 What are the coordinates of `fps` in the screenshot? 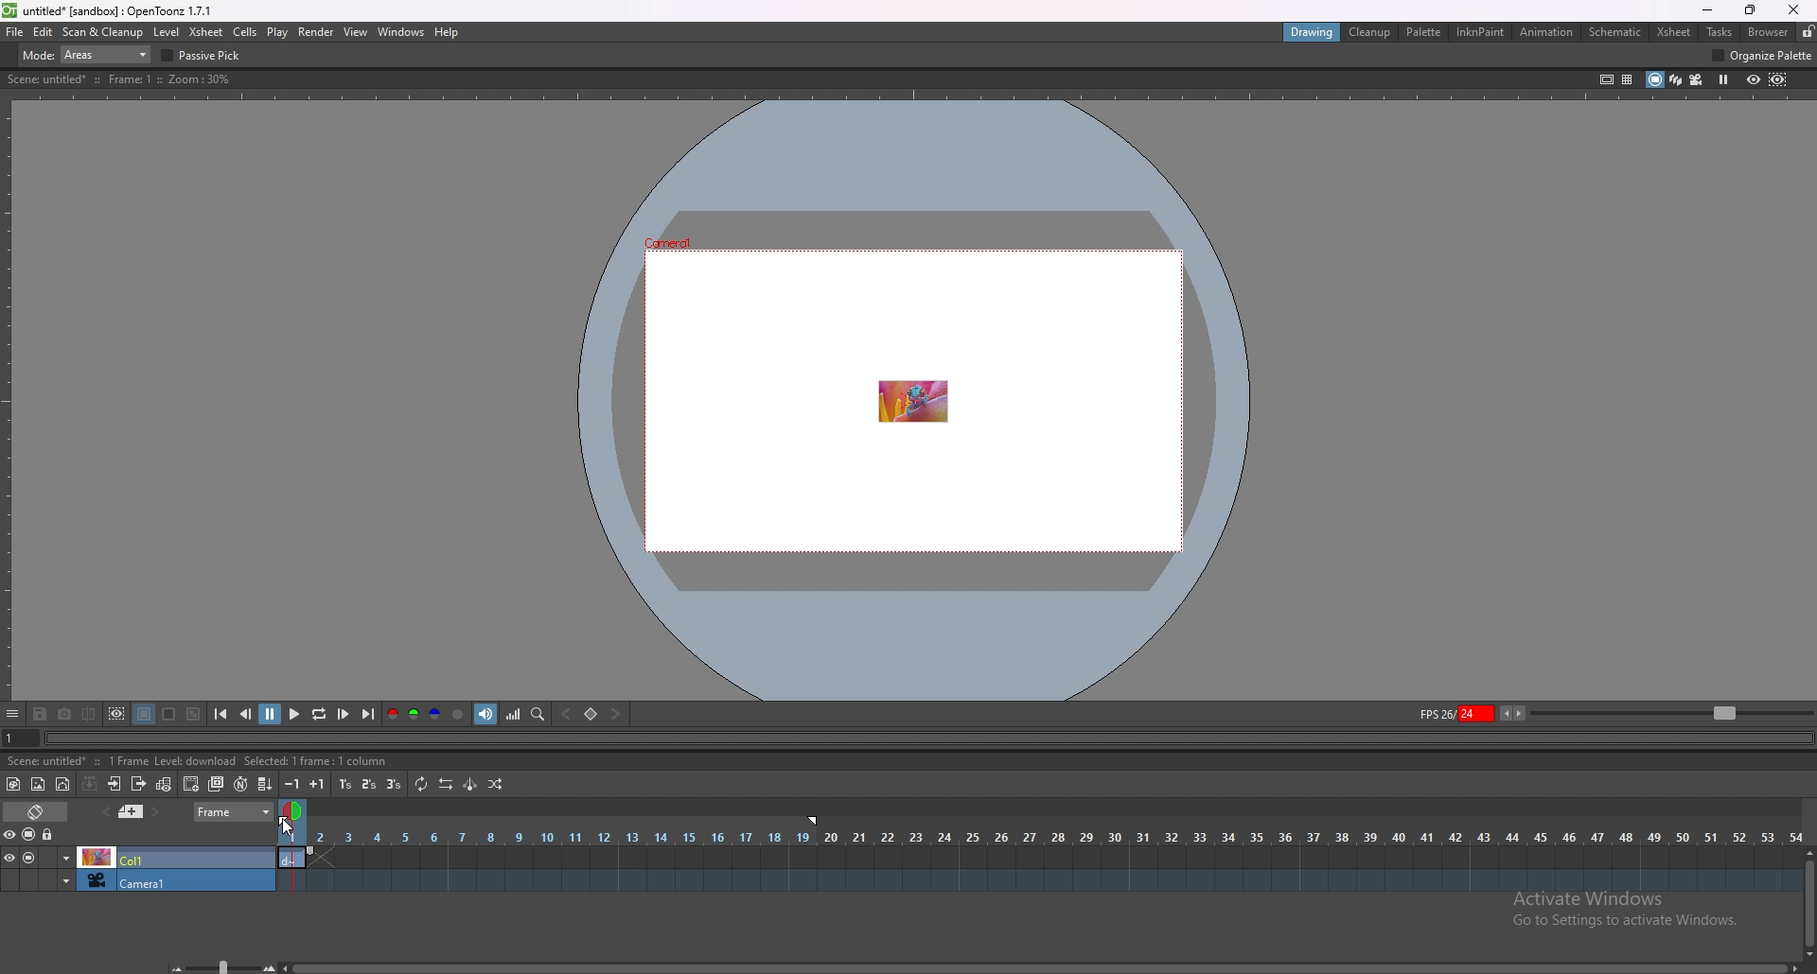 It's located at (1473, 713).